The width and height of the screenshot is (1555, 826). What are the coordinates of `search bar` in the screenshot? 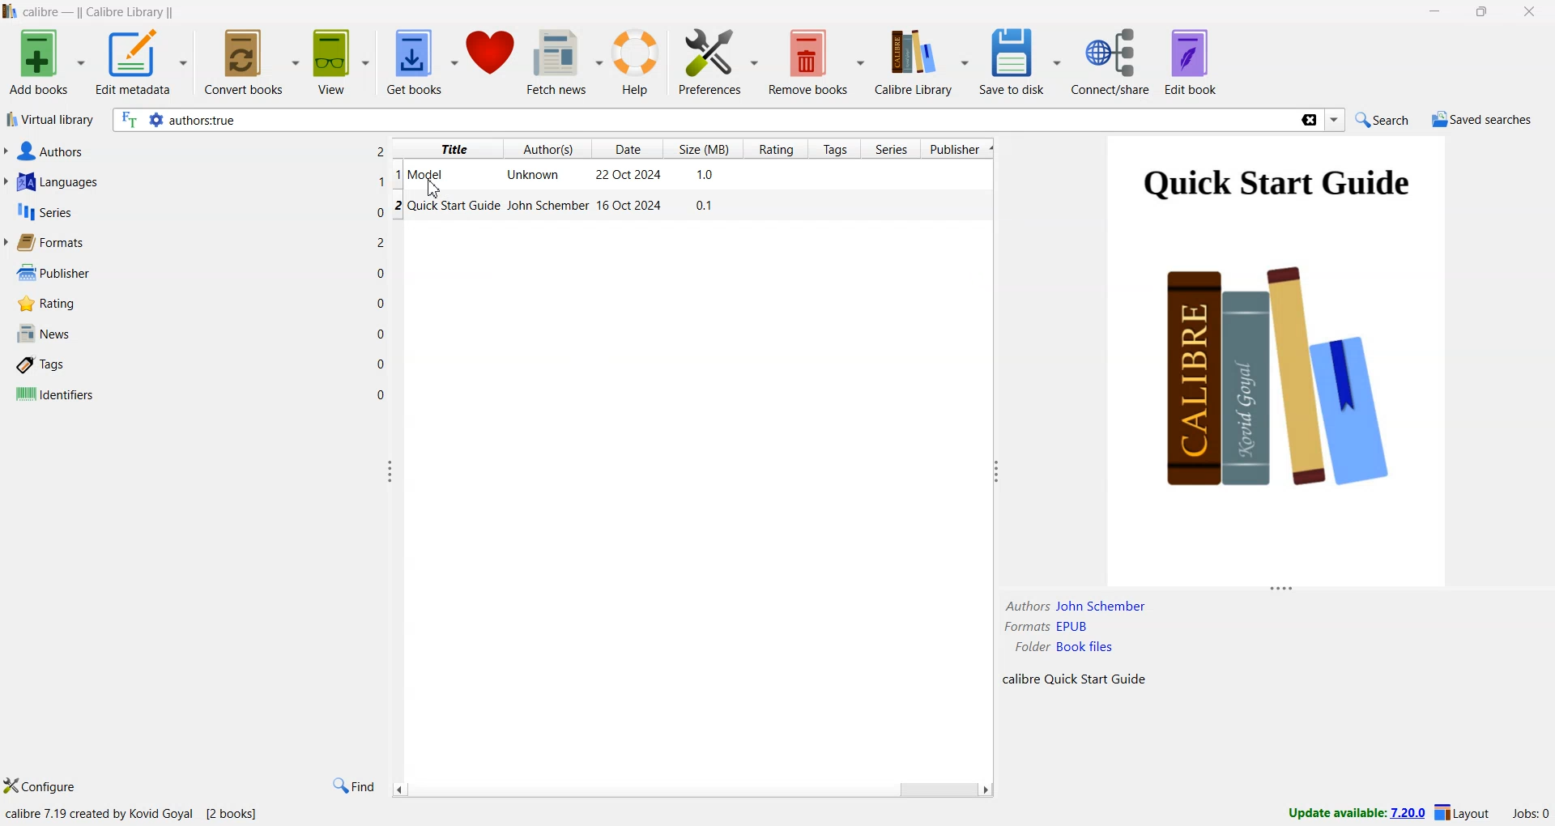 It's located at (703, 121).